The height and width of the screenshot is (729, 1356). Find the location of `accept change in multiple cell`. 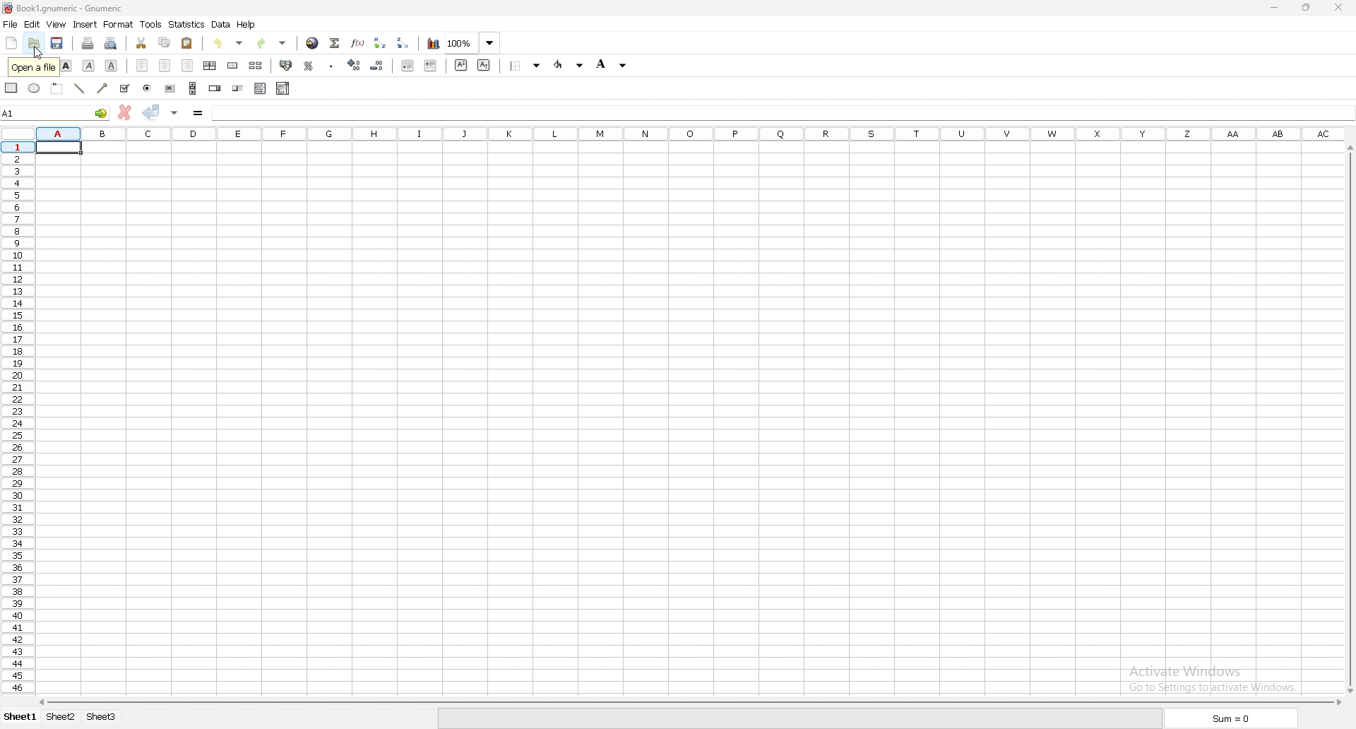

accept change in multiple cell is located at coordinates (174, 112).